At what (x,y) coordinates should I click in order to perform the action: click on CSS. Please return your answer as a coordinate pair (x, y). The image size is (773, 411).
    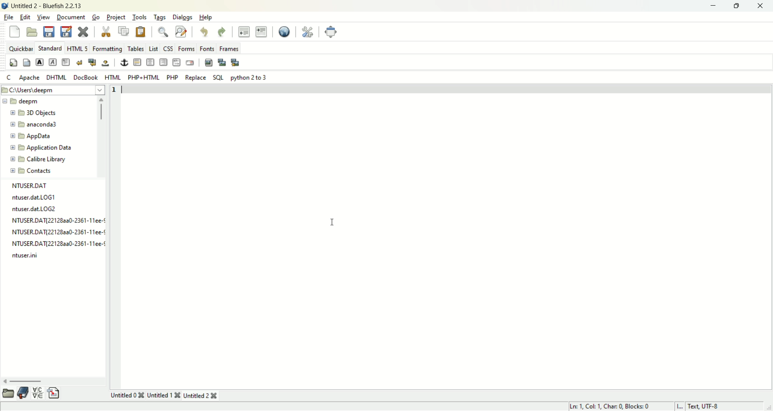
    Looking at the image, I should click on (168, 48).